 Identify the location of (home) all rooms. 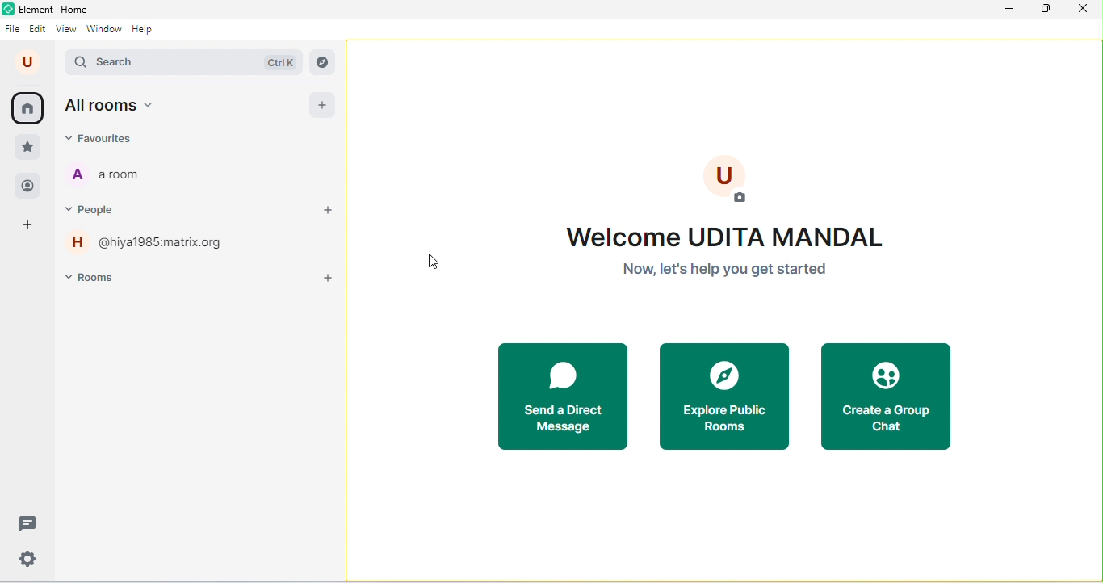
(28, 108).